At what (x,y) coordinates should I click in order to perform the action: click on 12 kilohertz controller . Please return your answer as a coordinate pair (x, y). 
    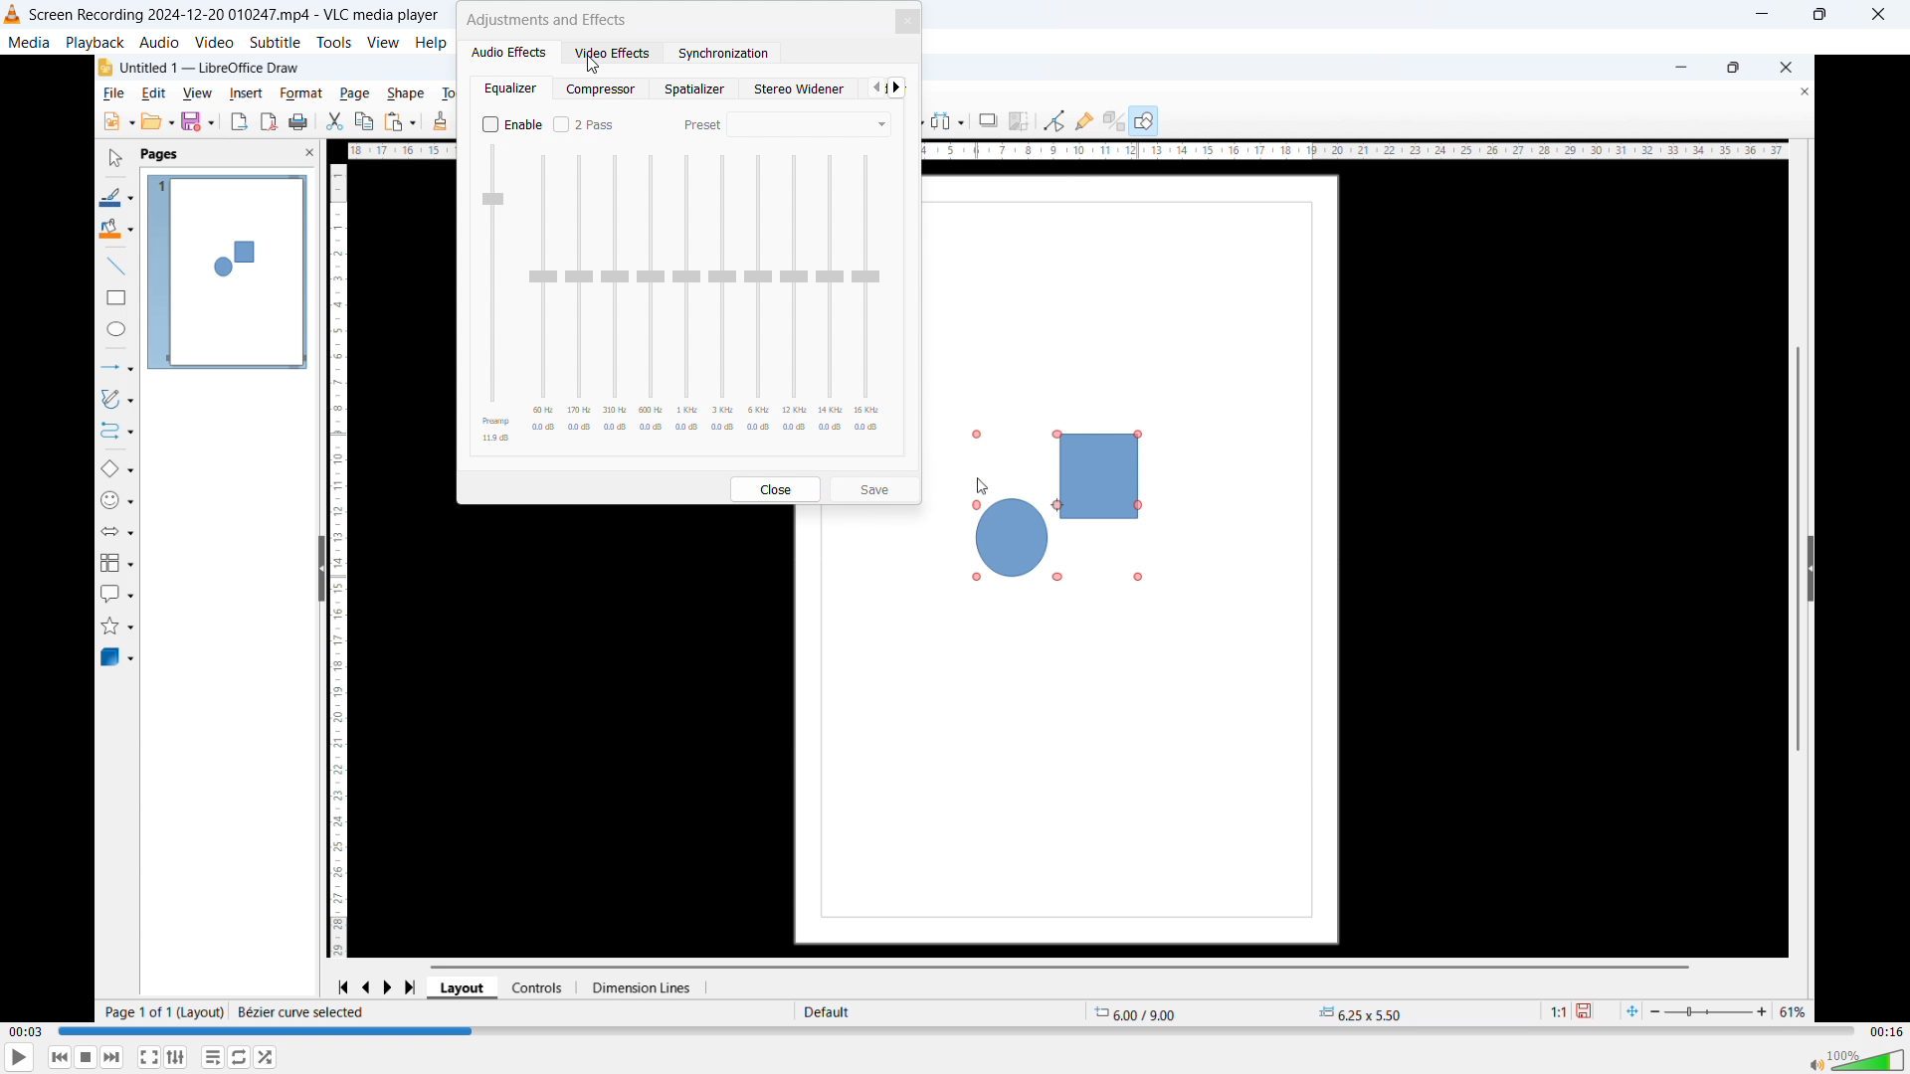
    Looking at the image, I should click on (796, 293).